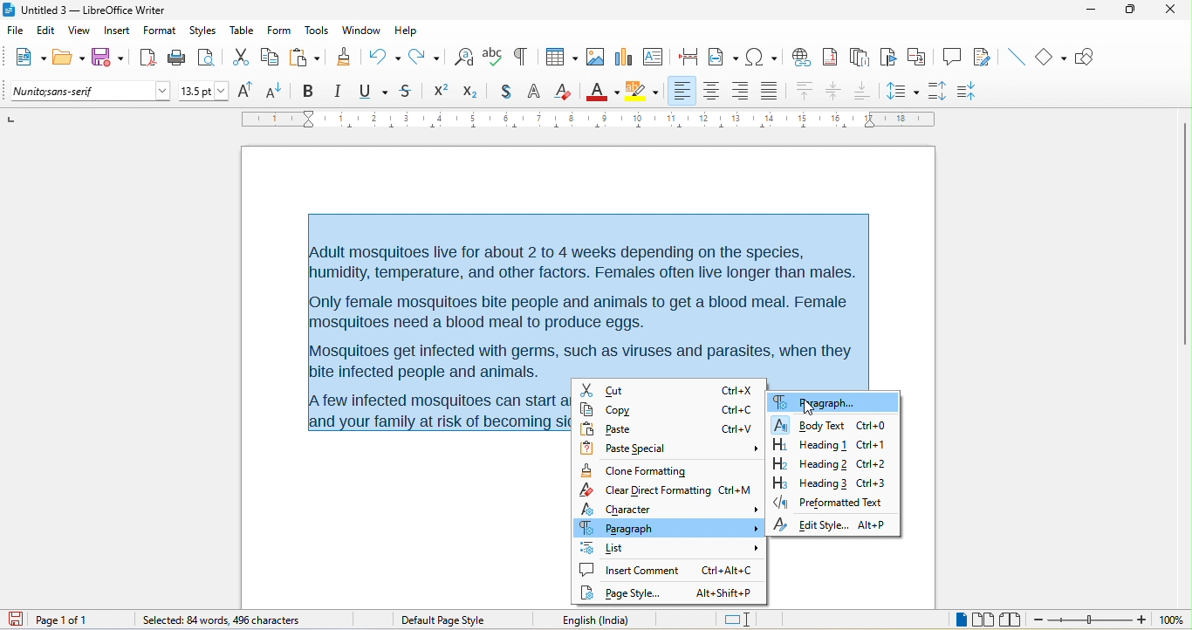  I want to click on view, so click(79, 33).